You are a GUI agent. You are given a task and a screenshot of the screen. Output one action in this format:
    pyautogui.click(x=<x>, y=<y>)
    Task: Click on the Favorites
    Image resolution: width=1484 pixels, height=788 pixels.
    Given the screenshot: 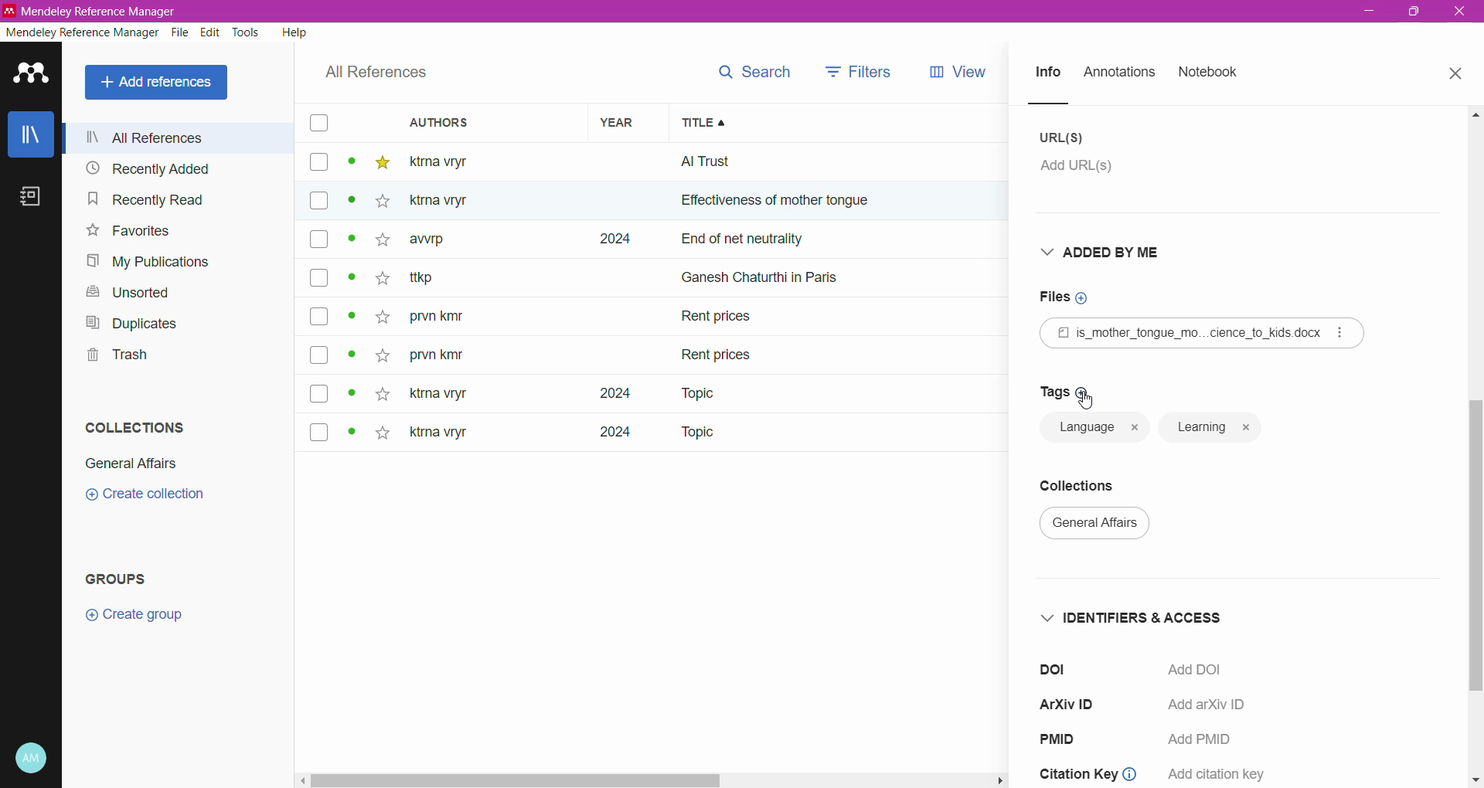 What is the action you would take?
    pyautogui.click(x=129, y=231)
    